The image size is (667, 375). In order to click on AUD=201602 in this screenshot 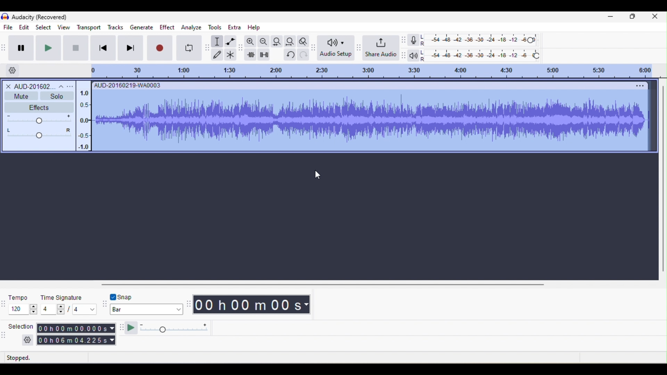, I will do `click(39, 86)`.